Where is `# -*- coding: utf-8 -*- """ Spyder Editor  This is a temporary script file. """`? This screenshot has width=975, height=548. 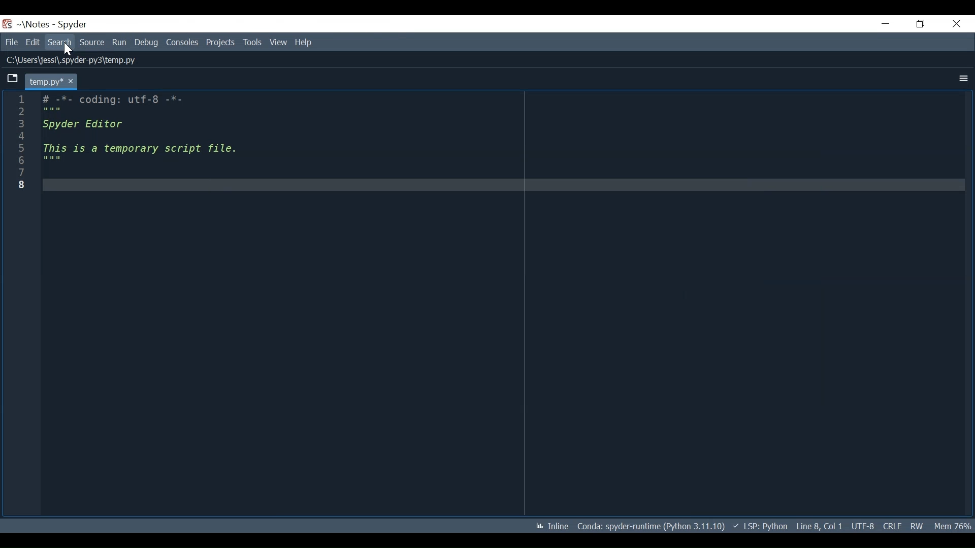 # -*- coding: utf-8 -*- """ Spyder Editor  This is a temporary script file. """ is located at coordinates (500, 302).